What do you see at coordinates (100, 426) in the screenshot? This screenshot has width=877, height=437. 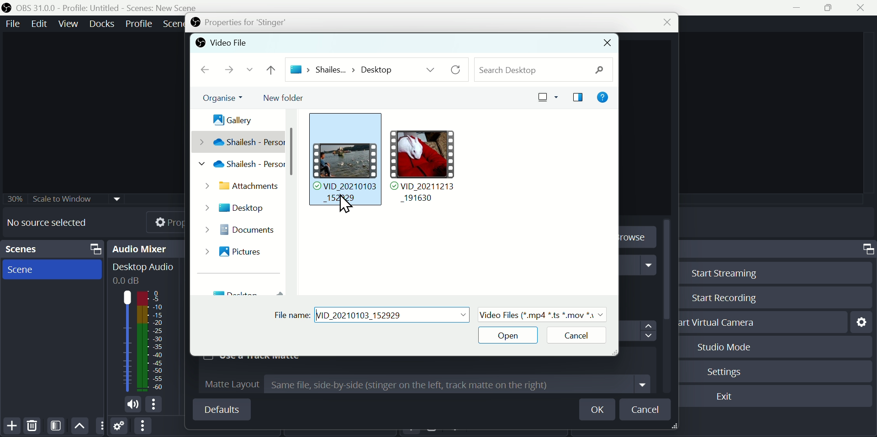 I see `more option` at bounding box center [100, 426].